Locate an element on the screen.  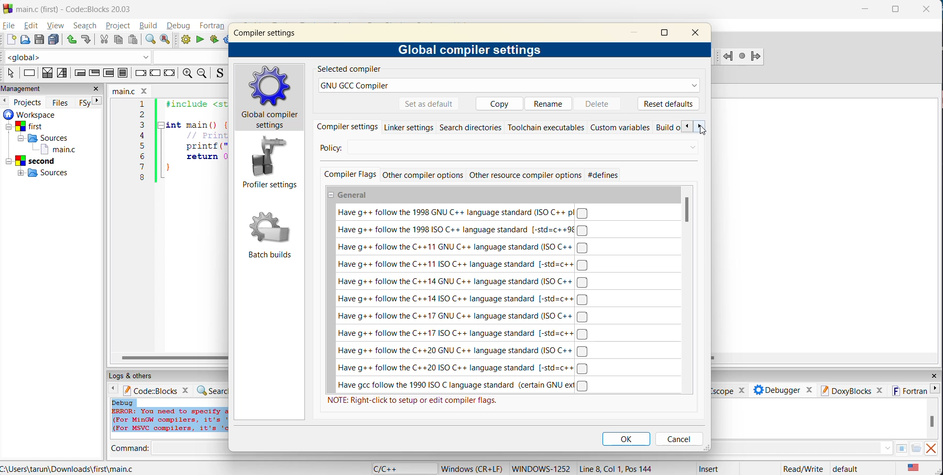
return instruction is located at coordinates (170, 73).